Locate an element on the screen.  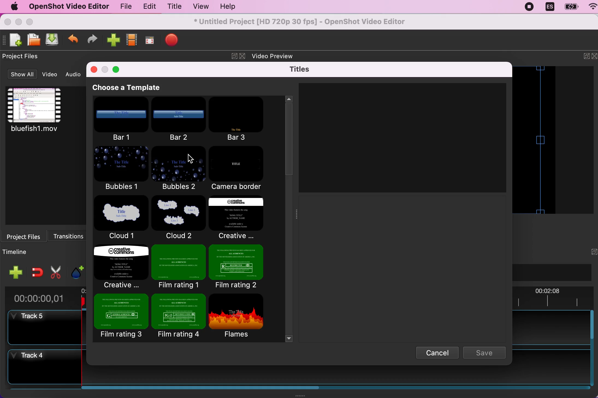
enable snapping is located at coordinates (37, 272).